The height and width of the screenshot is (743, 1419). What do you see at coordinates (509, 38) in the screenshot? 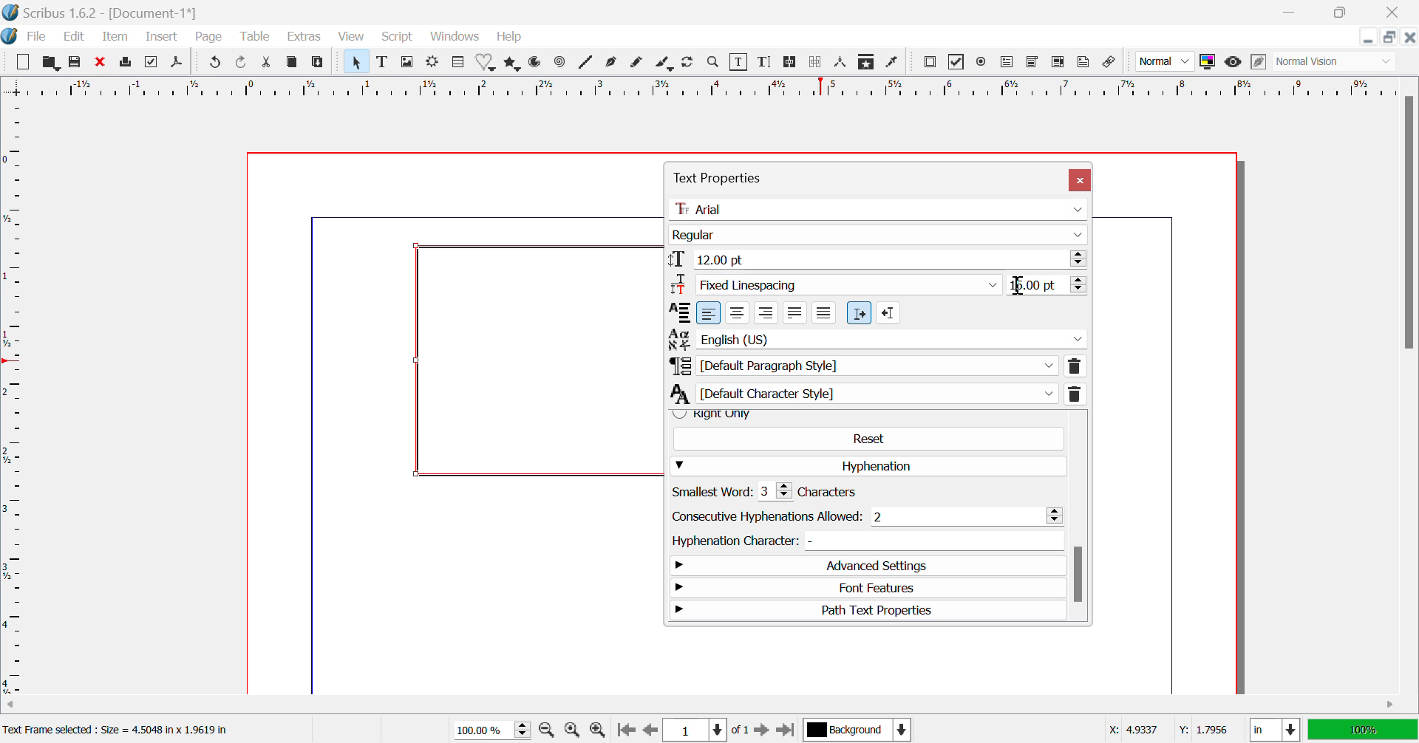
I see `Help` at bounding box center [509, 38].